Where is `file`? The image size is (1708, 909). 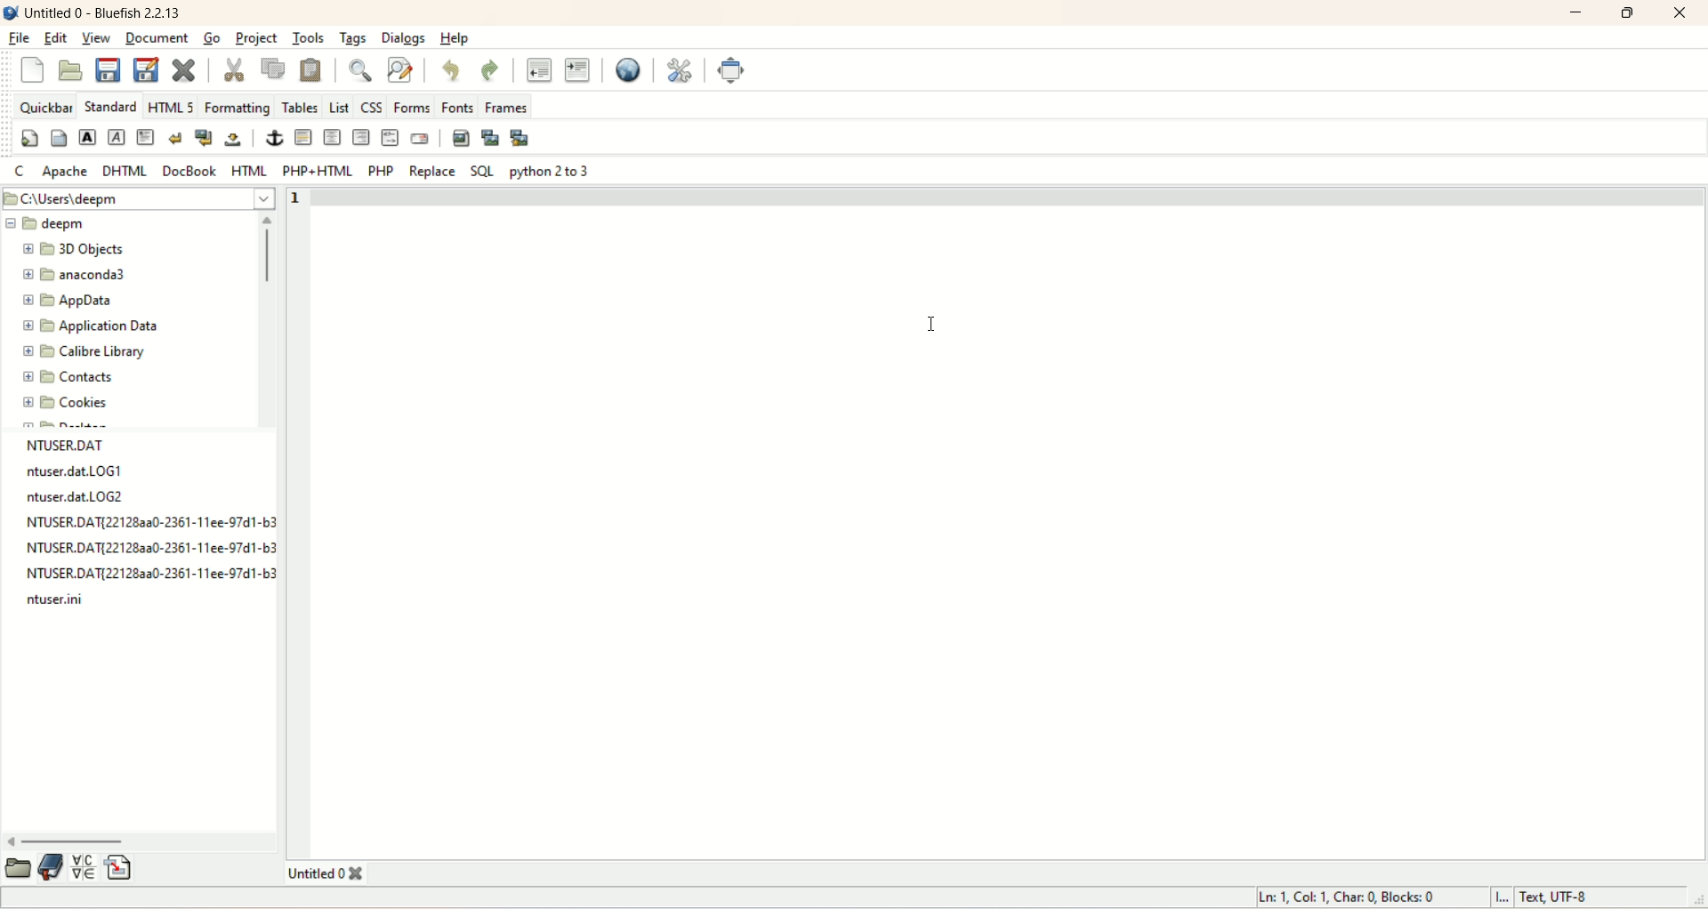
file is located at coordinates (19, 37).